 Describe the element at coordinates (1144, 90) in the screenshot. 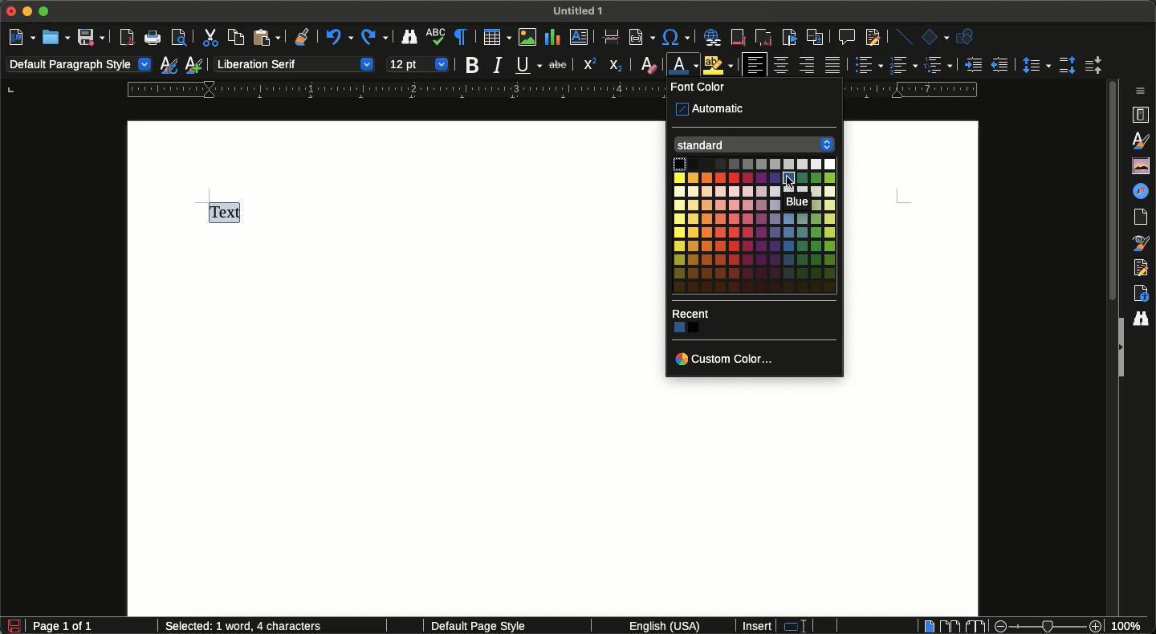

I see `Sidebar settings` at that location.